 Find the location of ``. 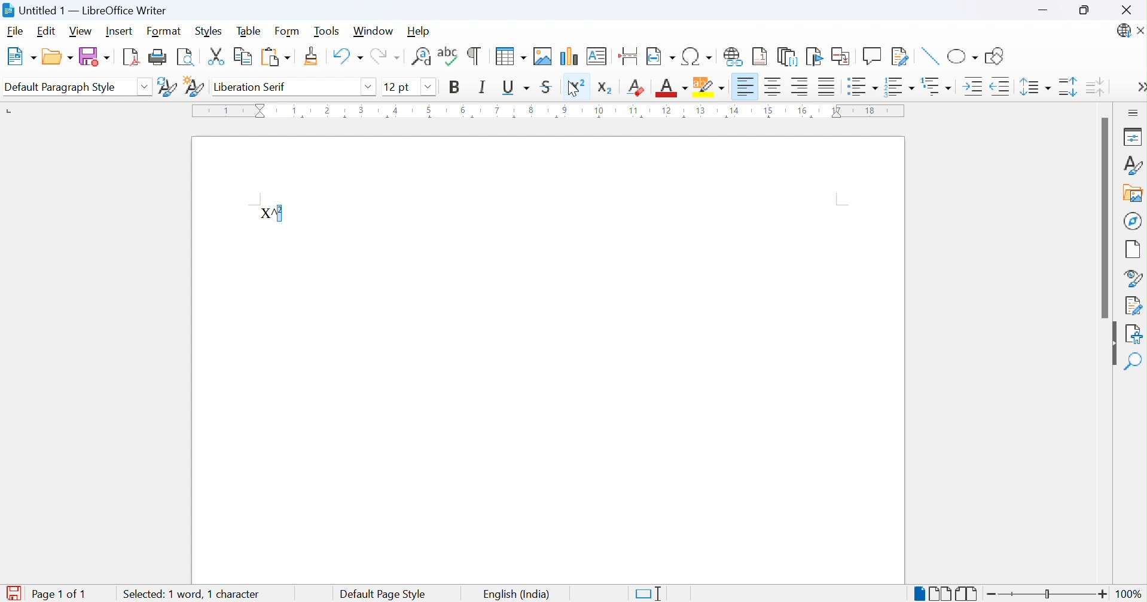

 is located at coordinates (428, 87).